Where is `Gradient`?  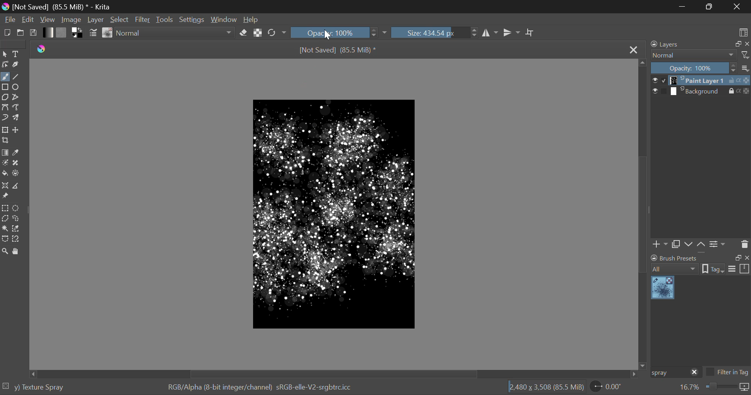
Gradient is located at coordinates (49, 32).